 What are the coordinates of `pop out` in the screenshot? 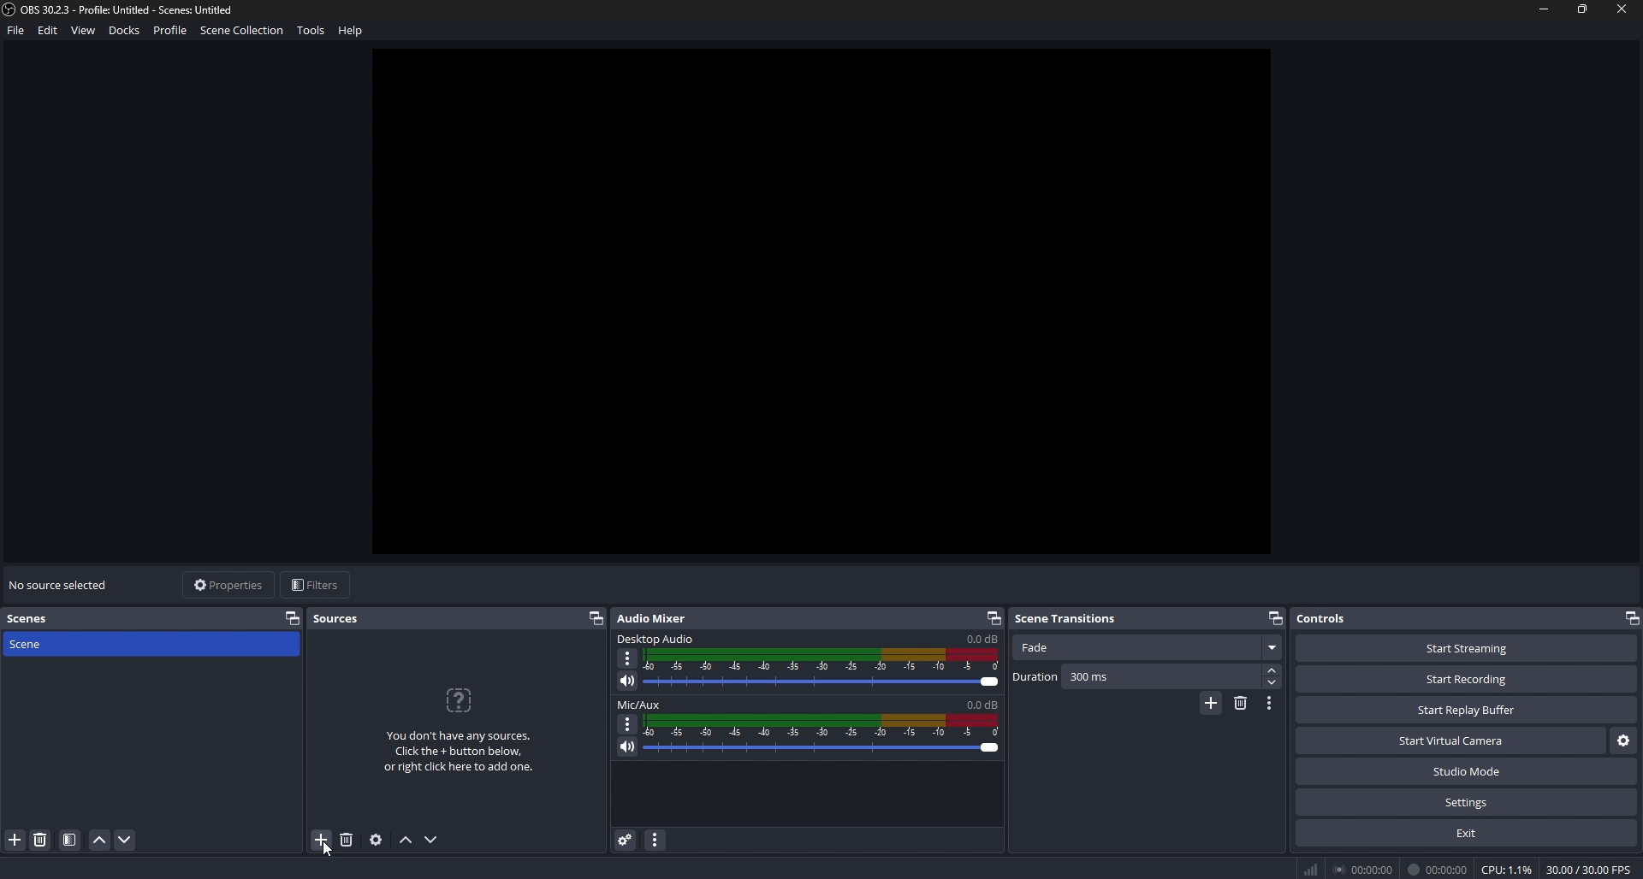 It's located at (596, 619).